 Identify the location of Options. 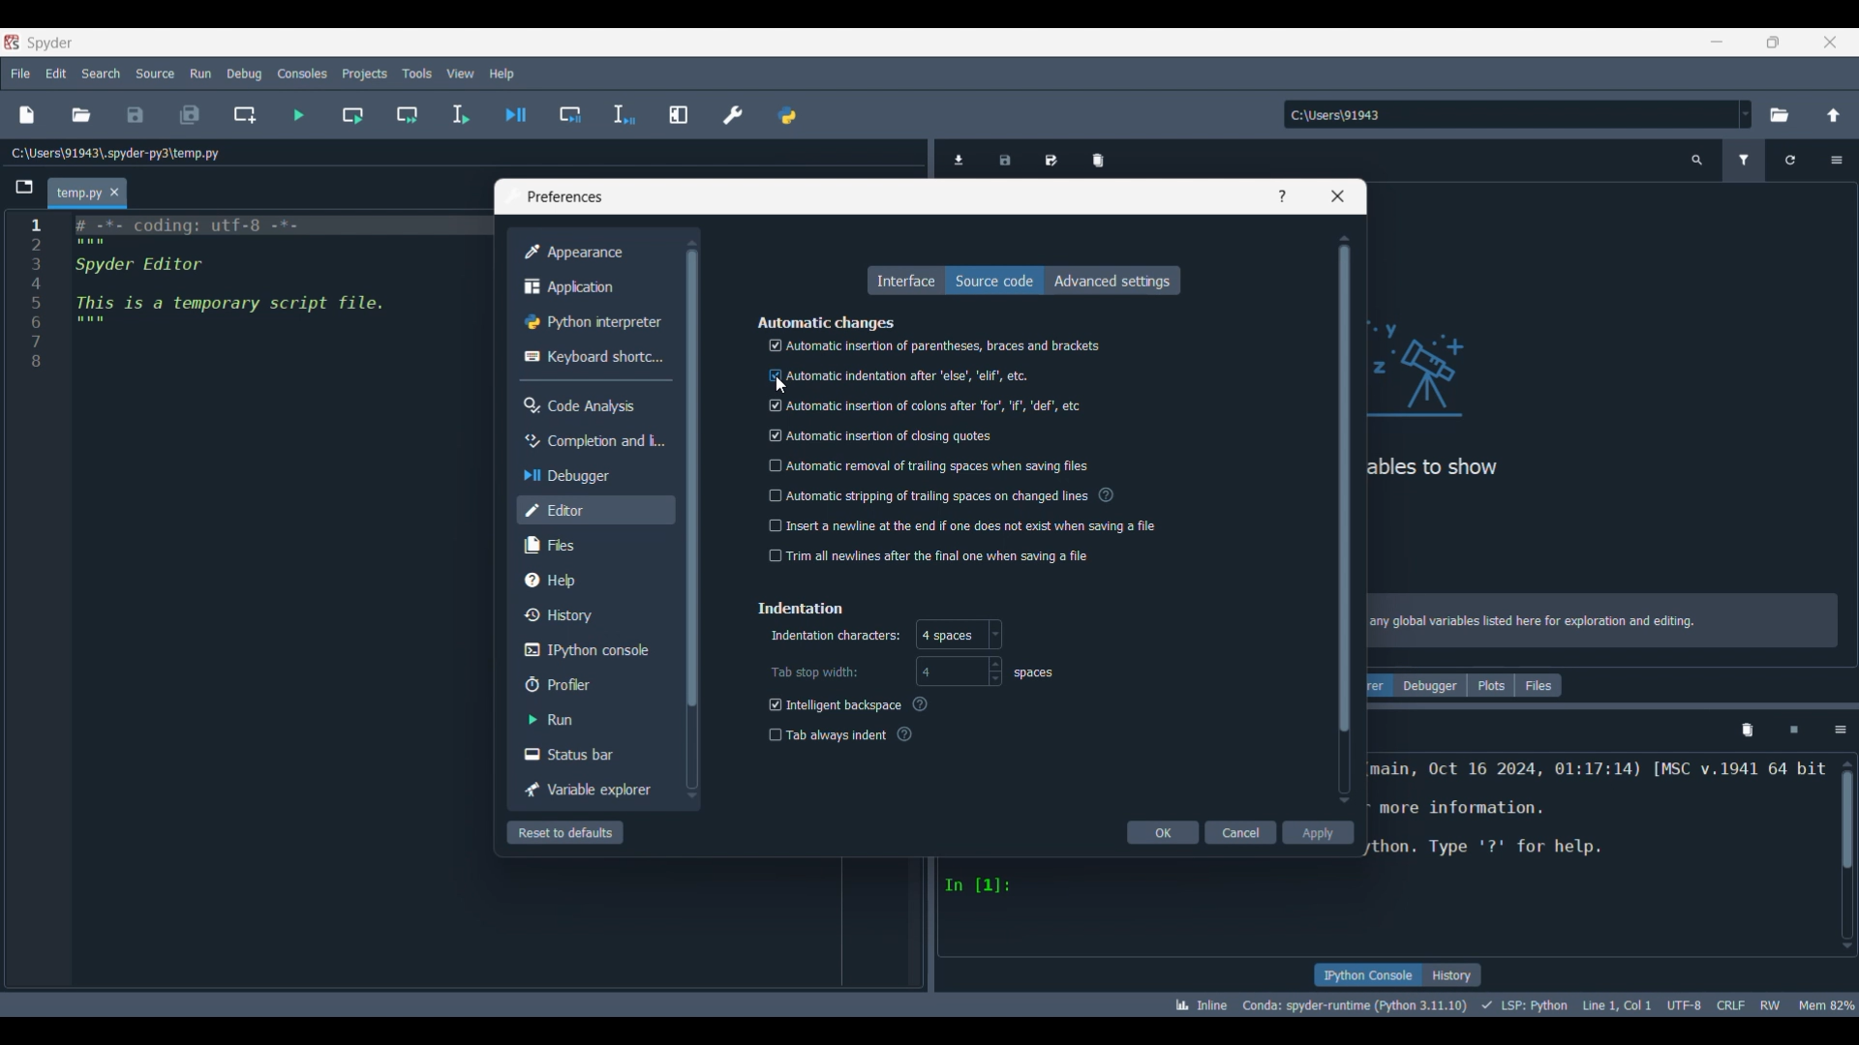
(1842, 731).